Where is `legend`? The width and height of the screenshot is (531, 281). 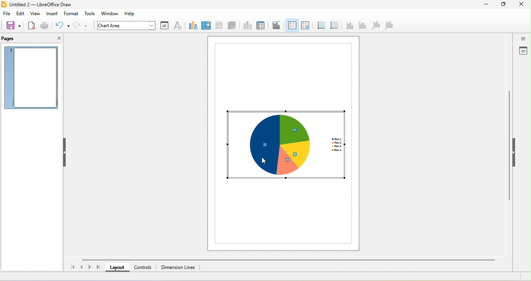 legend is located at coordinates (305, 25).